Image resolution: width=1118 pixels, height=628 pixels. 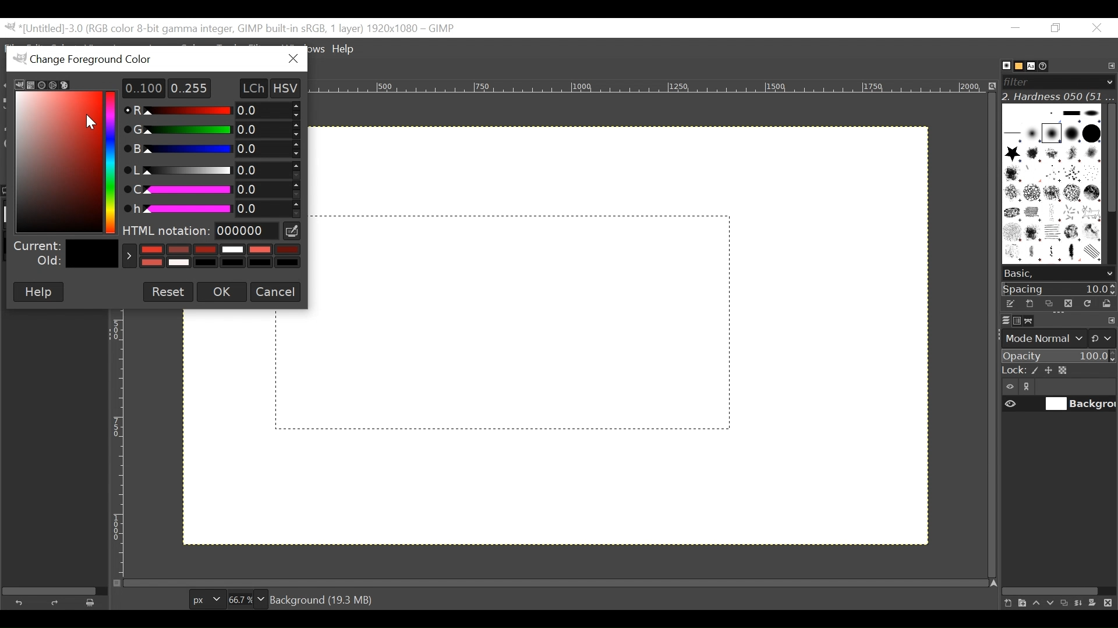 I want to click on Add a mask, so click(x=1096, y=605).